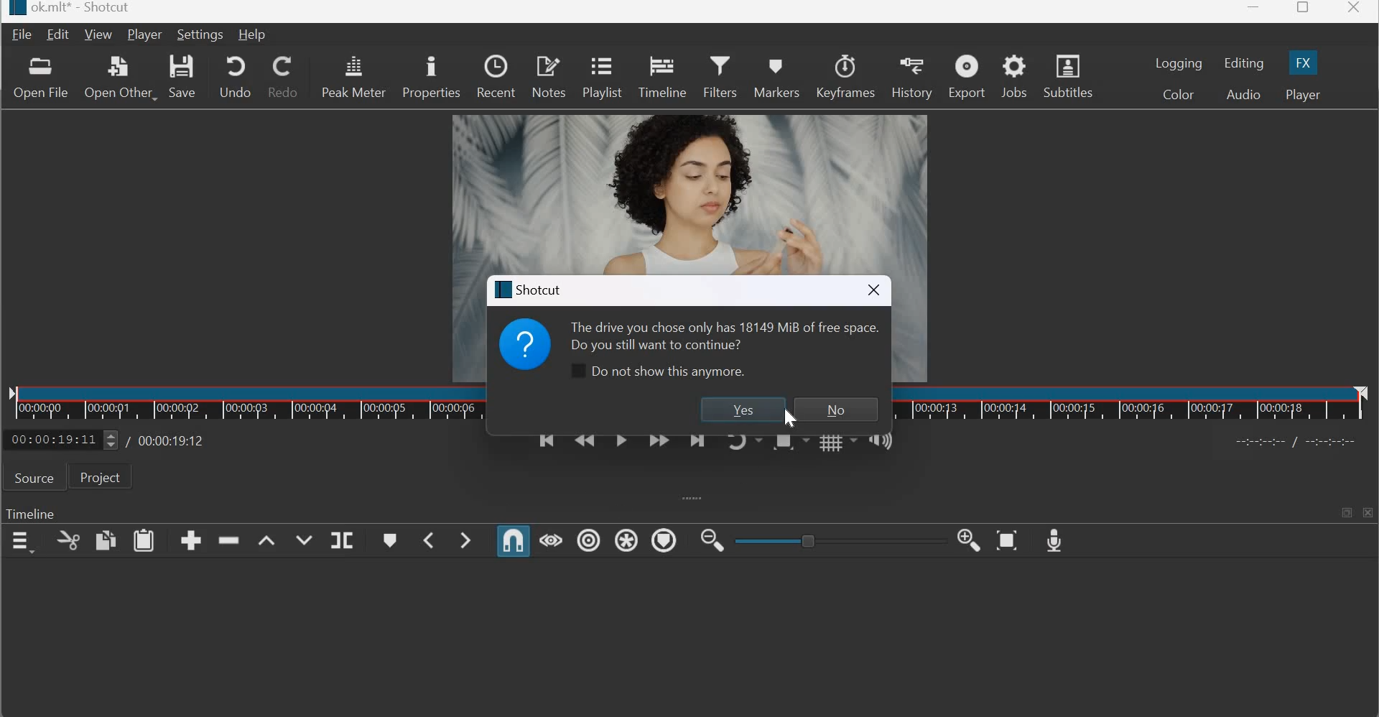  Describe the element at coordinates (743, 446) in the screenshot. I see `Toggle player looping` at that location.